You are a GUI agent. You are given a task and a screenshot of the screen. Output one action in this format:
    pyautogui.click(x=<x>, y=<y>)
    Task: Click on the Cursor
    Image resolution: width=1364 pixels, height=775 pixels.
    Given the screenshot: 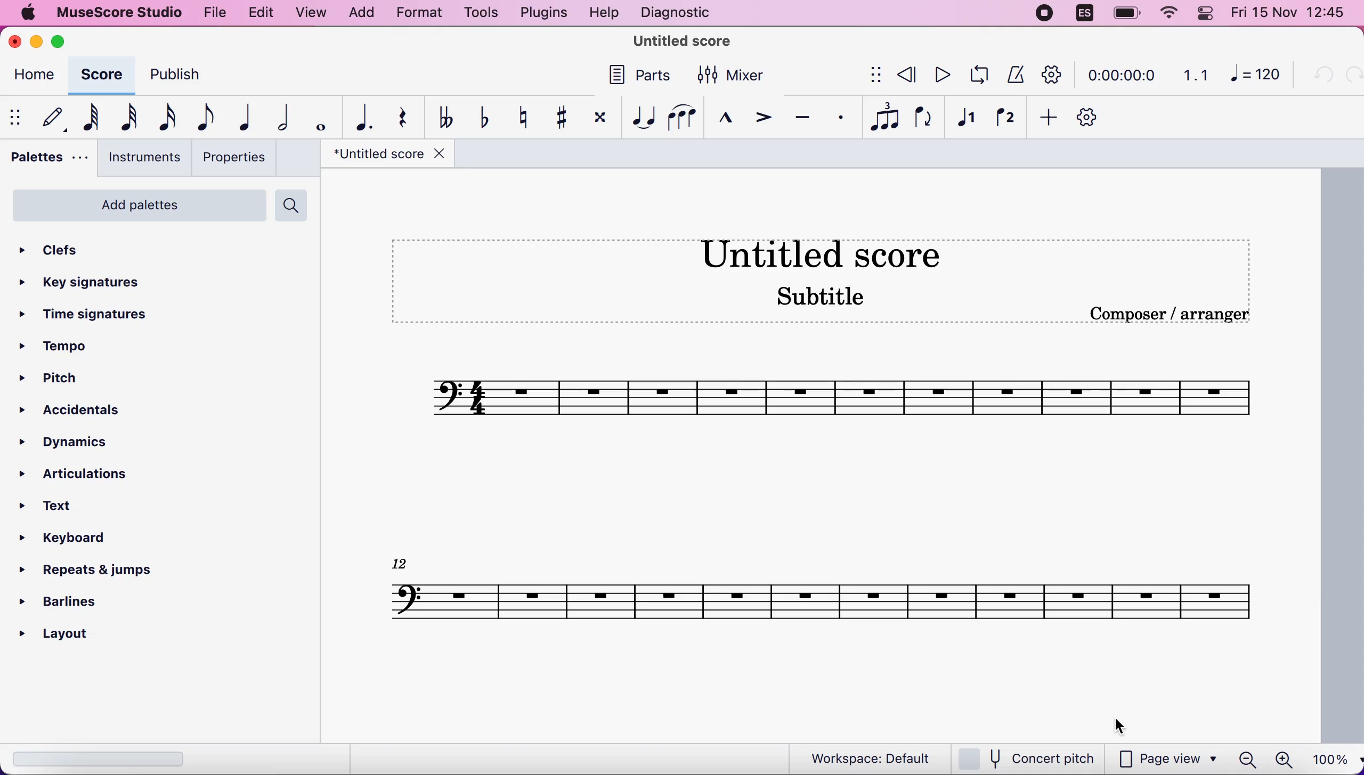 What is the action you would take?
    pyautogui.click(x=1119, y=723)
    